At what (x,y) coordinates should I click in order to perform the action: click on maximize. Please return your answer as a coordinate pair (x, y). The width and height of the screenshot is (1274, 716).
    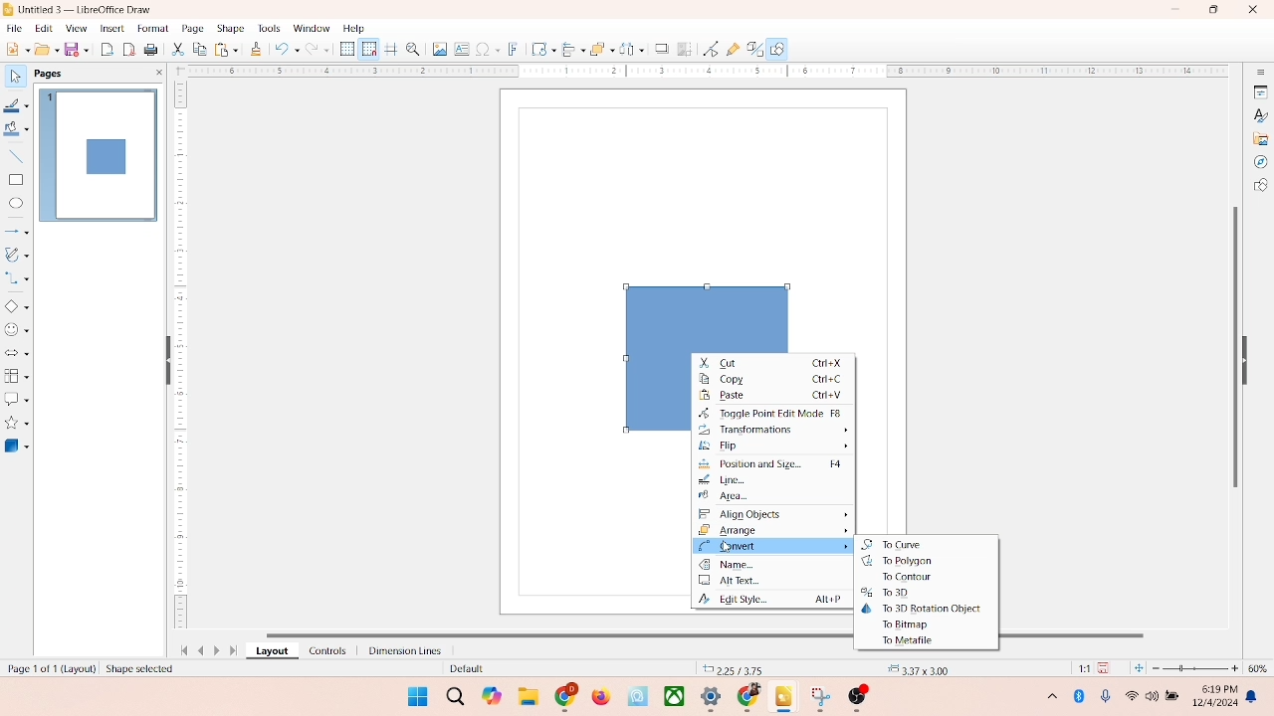
    Looking at the image, I should click on (1213, 10).